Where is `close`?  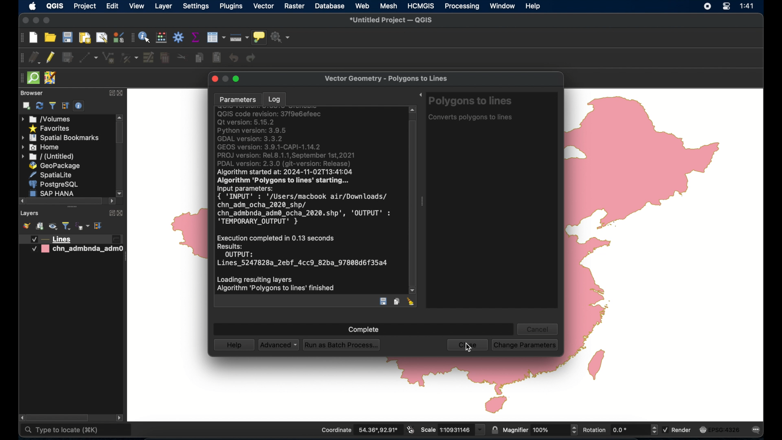 close is located at coordinates (214, 79).